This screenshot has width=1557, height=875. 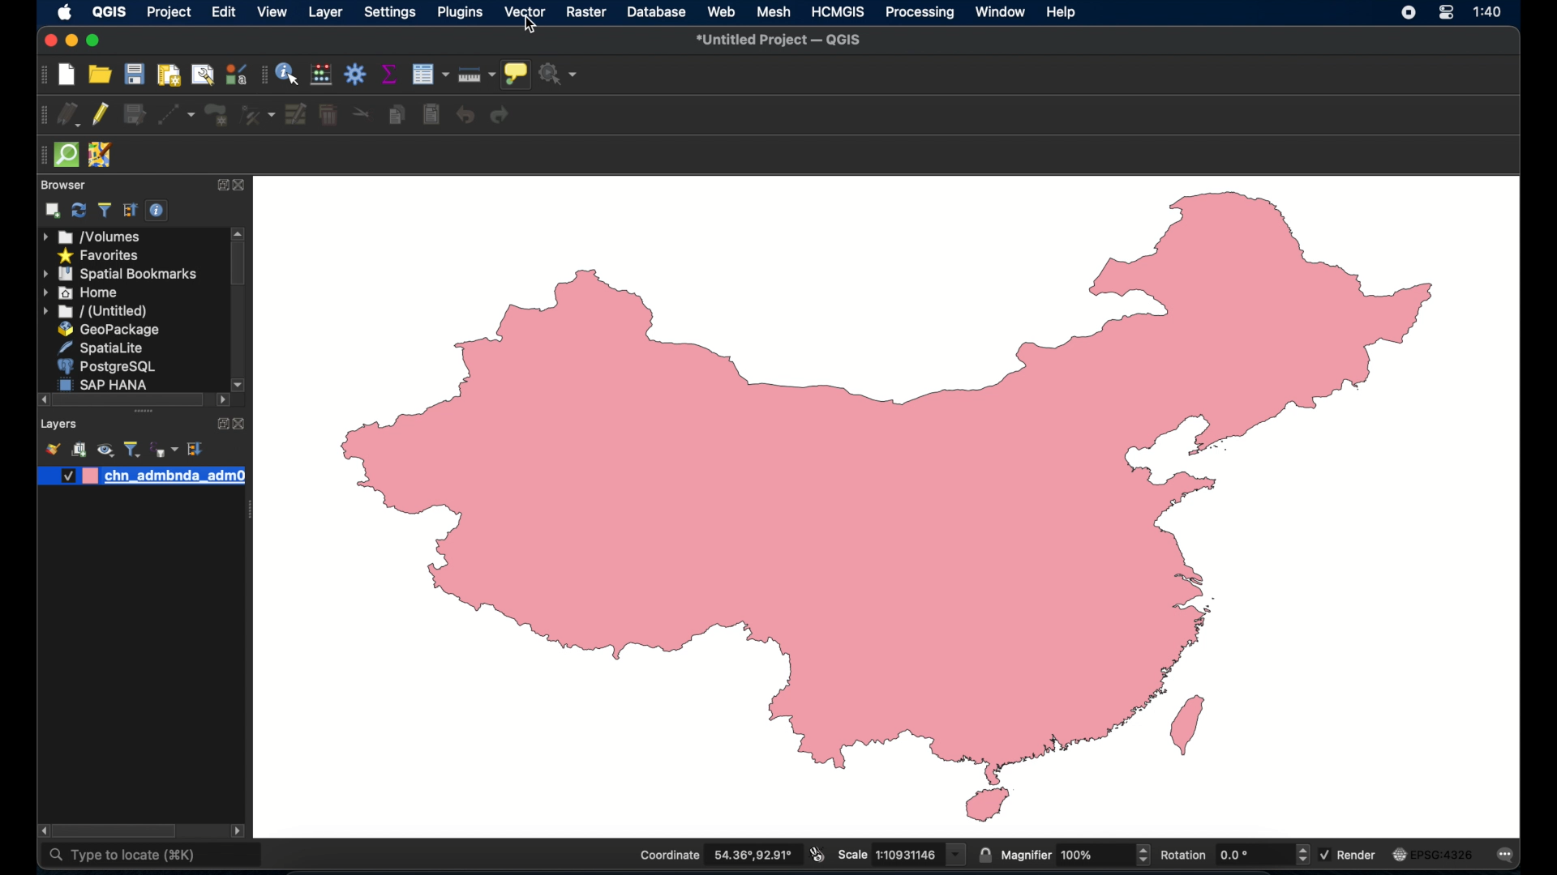 I want to click on scrol. lleft arrow, so click(x=240, y=832).